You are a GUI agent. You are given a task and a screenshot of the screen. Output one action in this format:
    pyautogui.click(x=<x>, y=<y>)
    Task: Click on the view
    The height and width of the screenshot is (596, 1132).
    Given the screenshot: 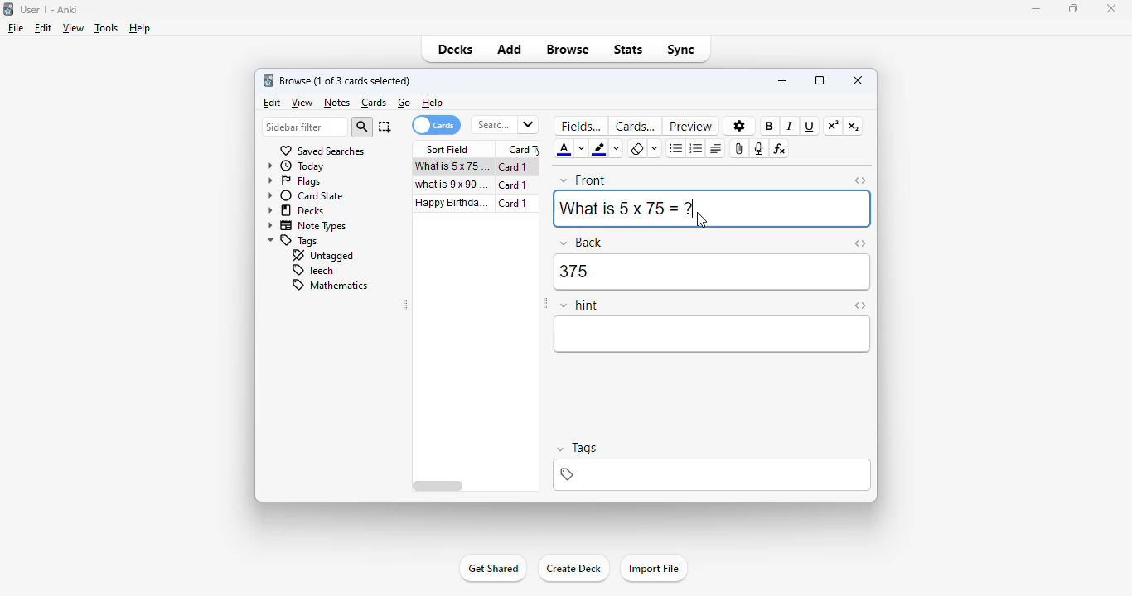 What is the action you would take?
    pyautogui.click(x=302, y=103)
    